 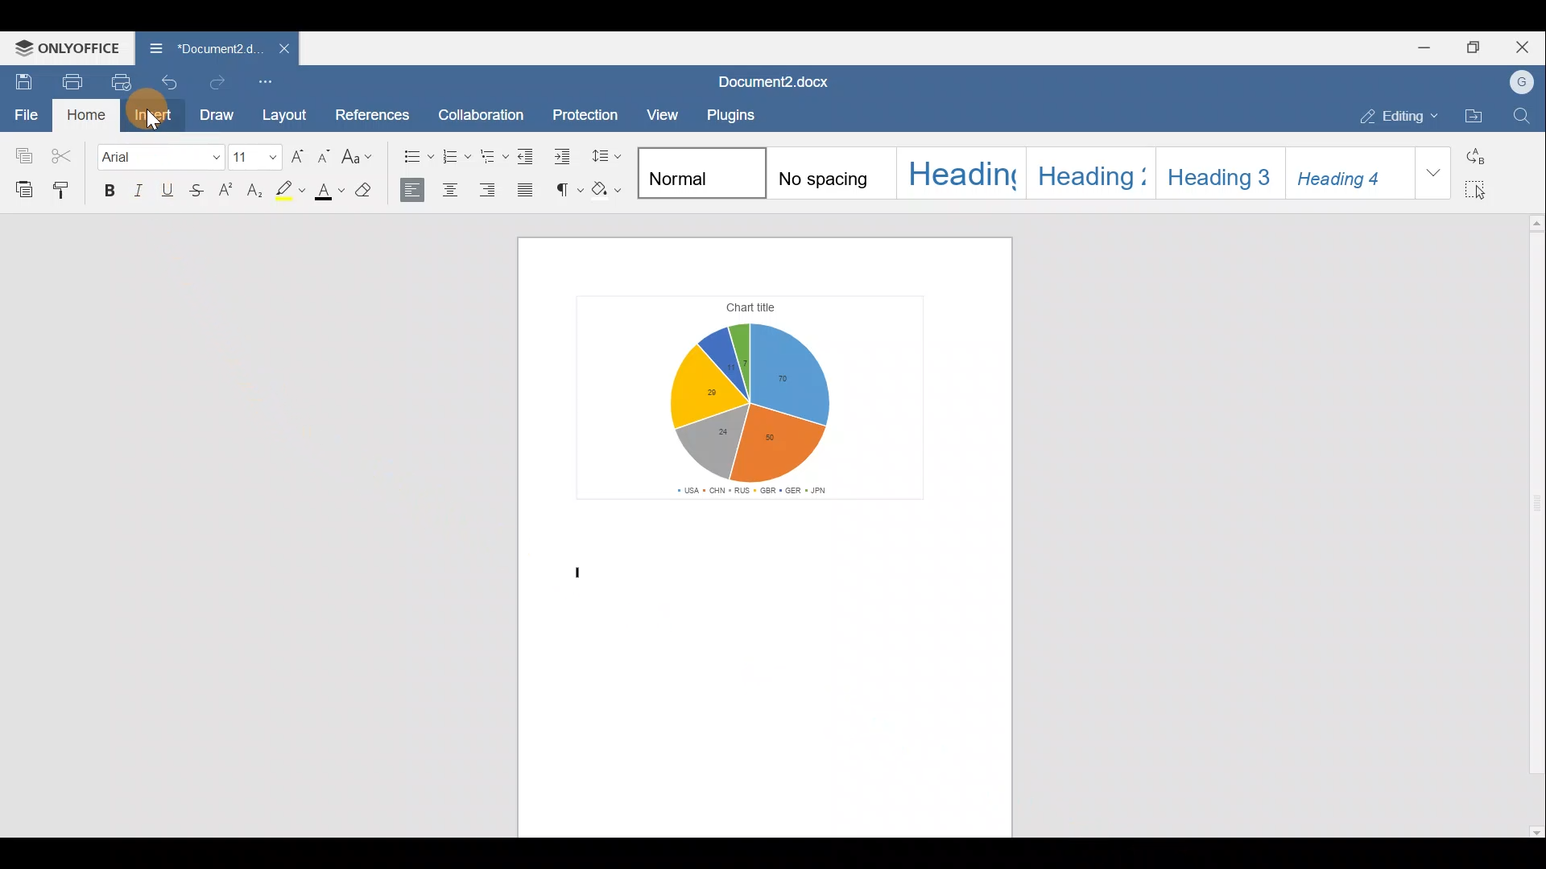 I want to click on Collaboration, so click(x=487, y=110).